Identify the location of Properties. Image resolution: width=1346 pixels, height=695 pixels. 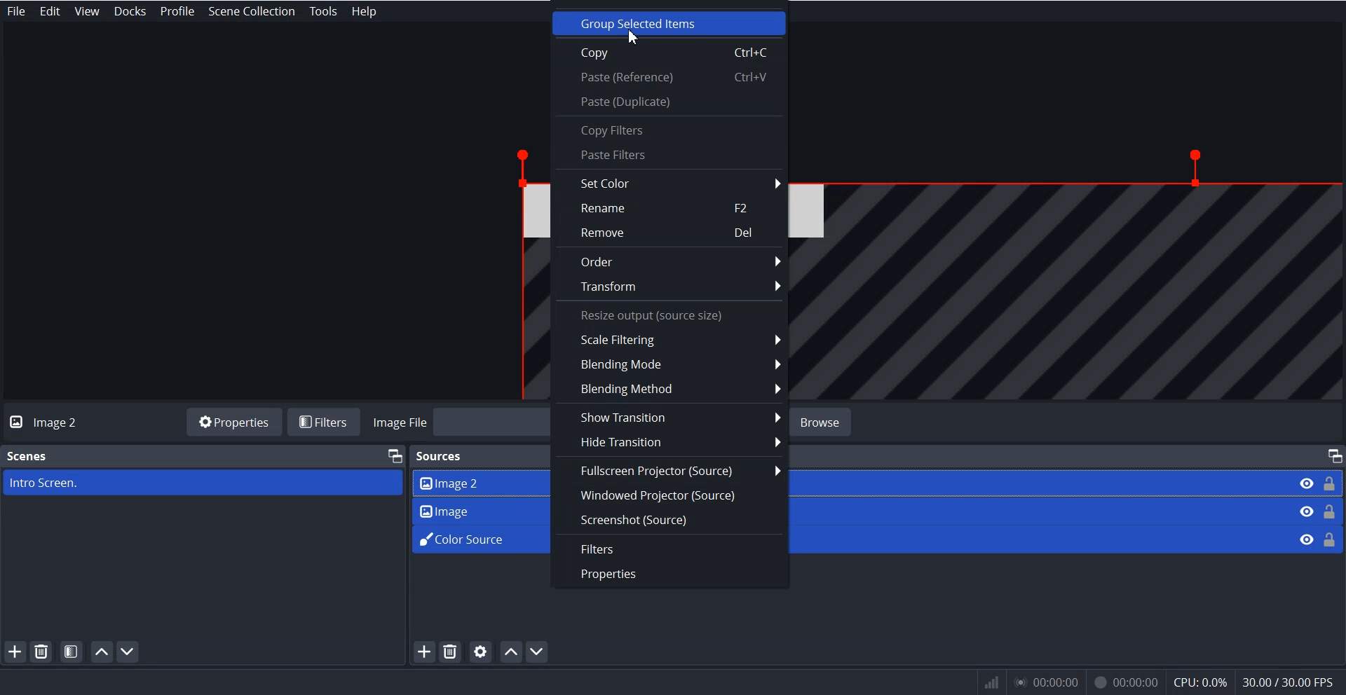
(229, 422).